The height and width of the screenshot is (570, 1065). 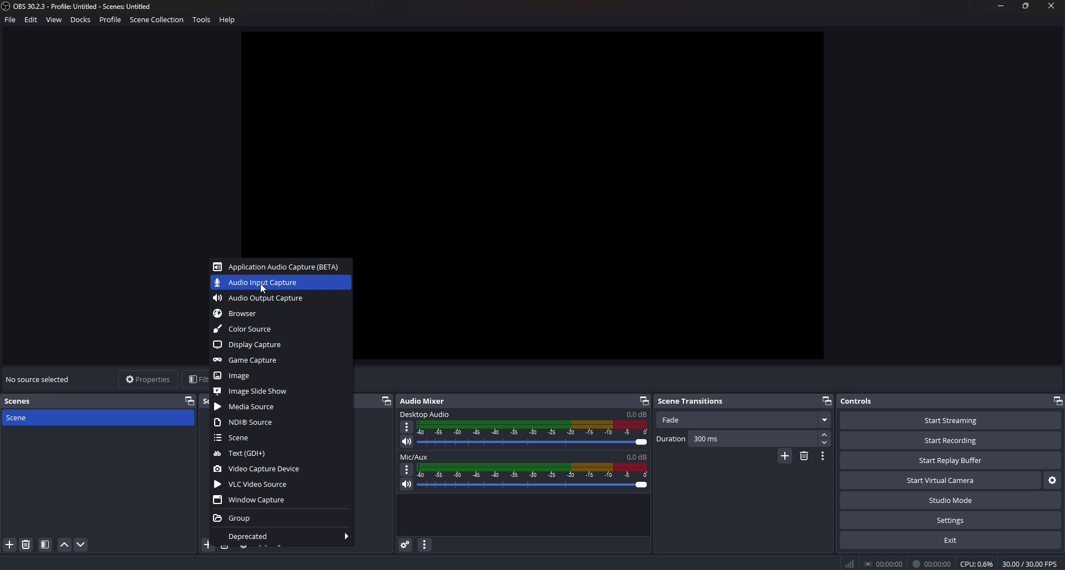 What do you see at coordinates (823, 456) in the screenshot?
I see `transition properties` at bounding box center [823, 456].